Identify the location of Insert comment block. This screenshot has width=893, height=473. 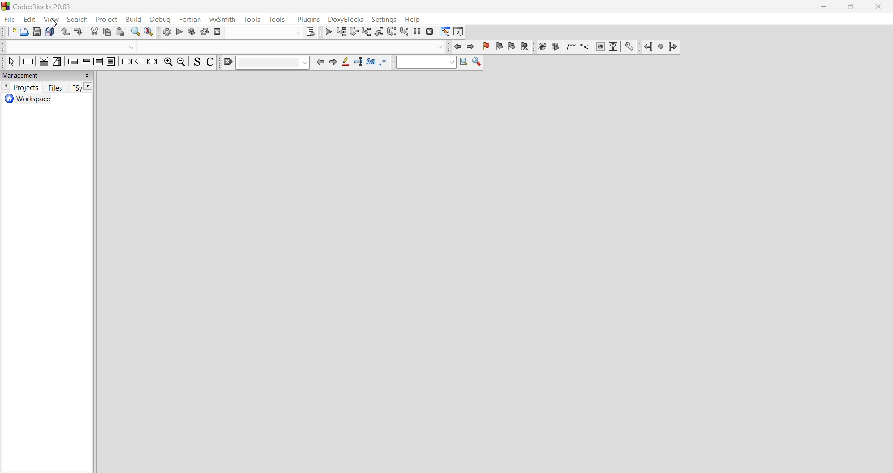
(570, 46).